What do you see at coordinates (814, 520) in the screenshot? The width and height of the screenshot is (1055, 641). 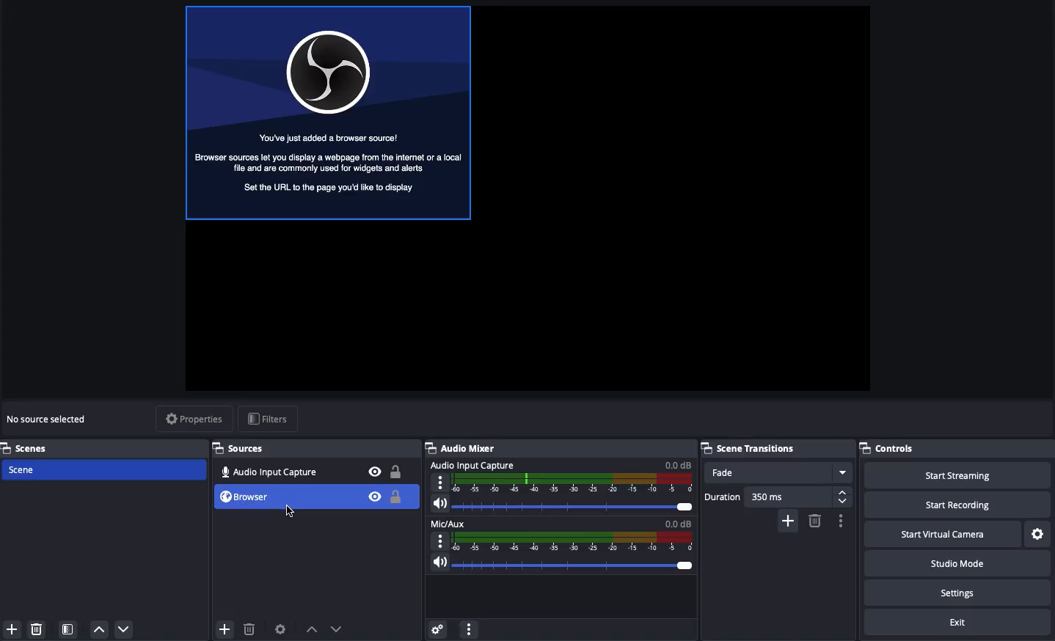 I see `Remove` at bounding box center [814, 520].